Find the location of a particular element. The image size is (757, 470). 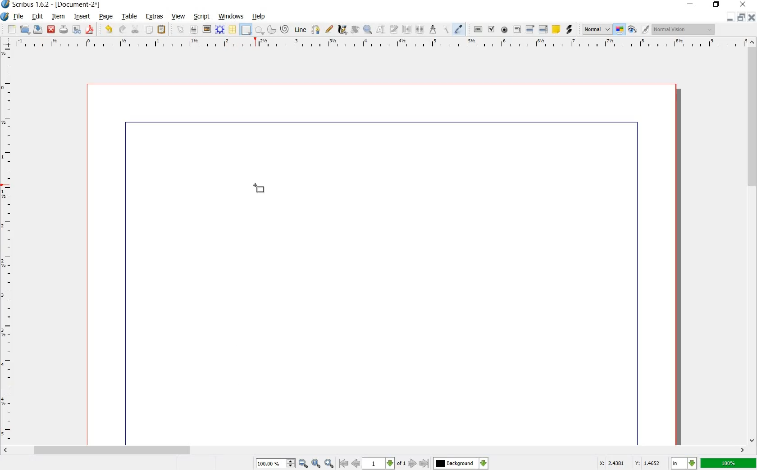

X: 2.4381 Y: 1.4652 is located at coordinates (630, 464).